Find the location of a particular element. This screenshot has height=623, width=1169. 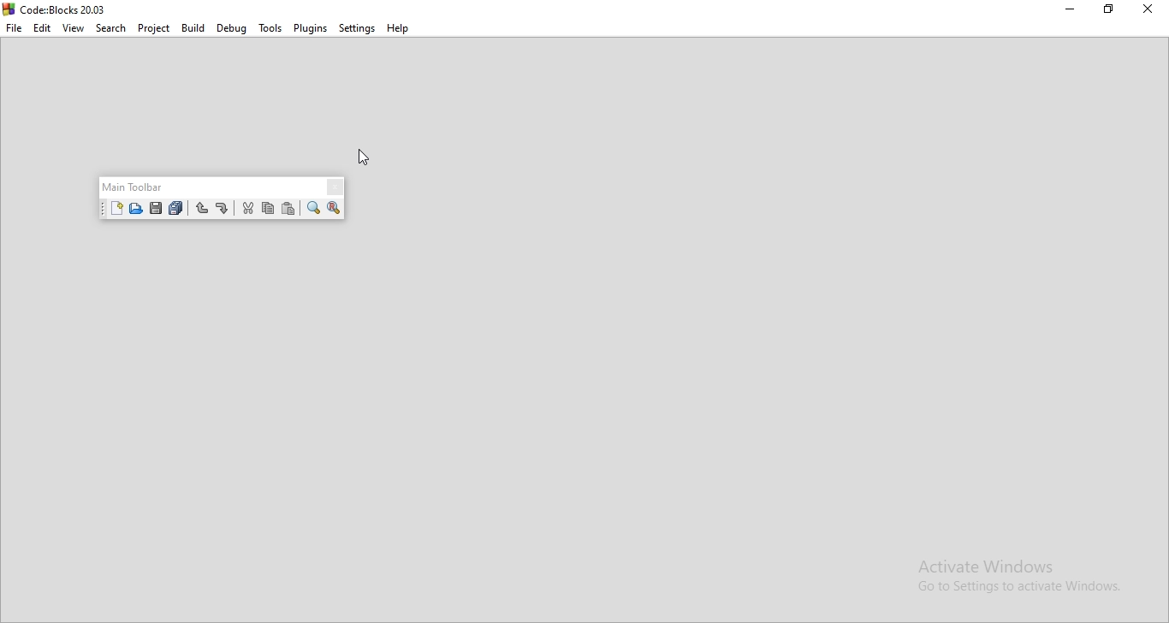

Minimise is located at coordinates (1073, 9).